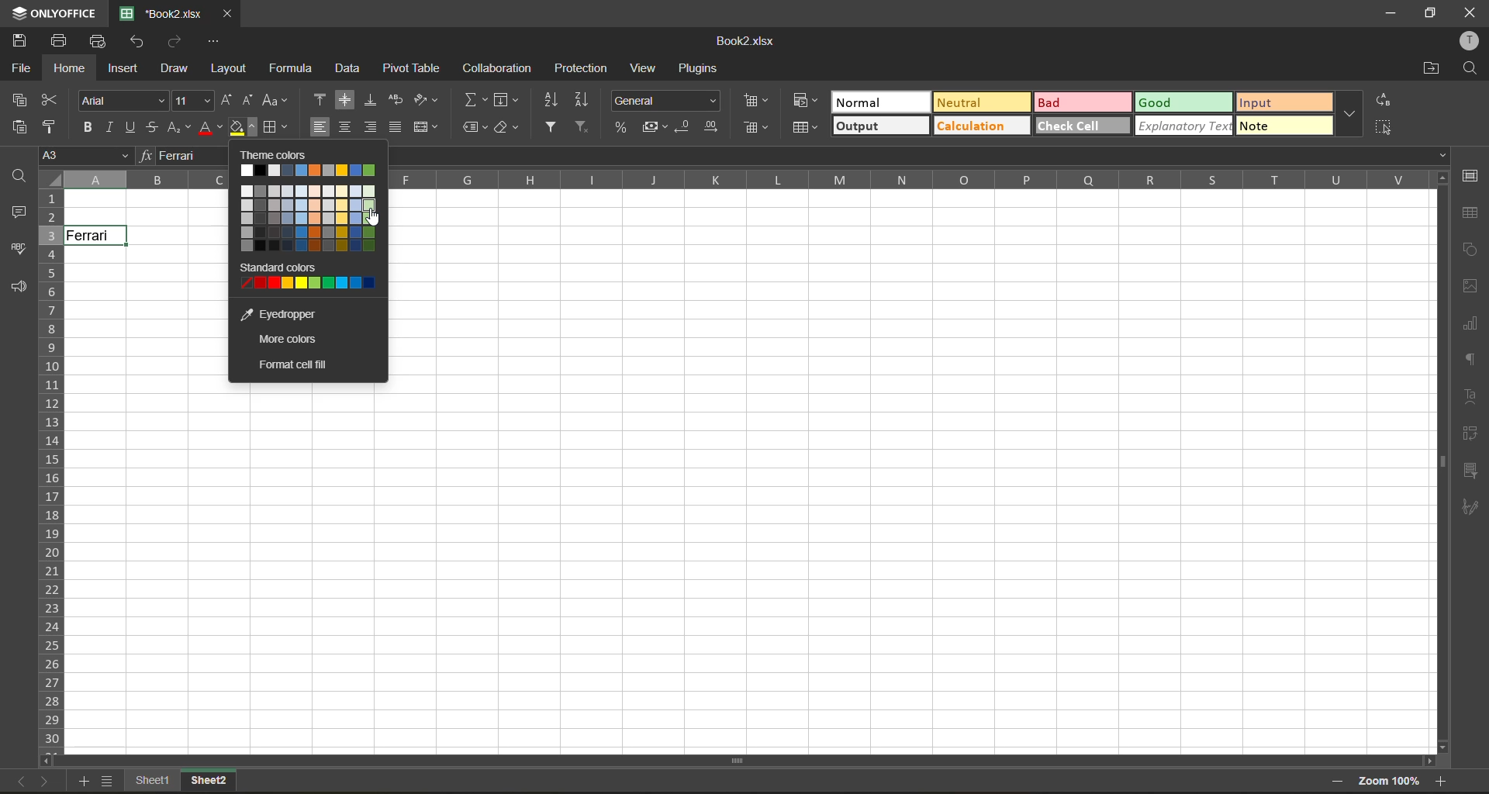 This screenshot has width=1489, height=794. What do you see at coordinates (714, 128) in the screenshot?
I see `increase decimal` at bounding box center [714, 128].